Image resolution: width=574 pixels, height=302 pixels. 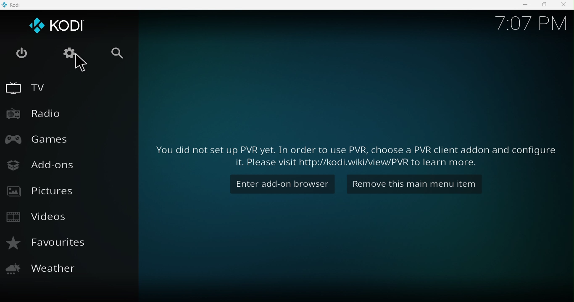 I want to click on Close, so click(x=564, y=5).